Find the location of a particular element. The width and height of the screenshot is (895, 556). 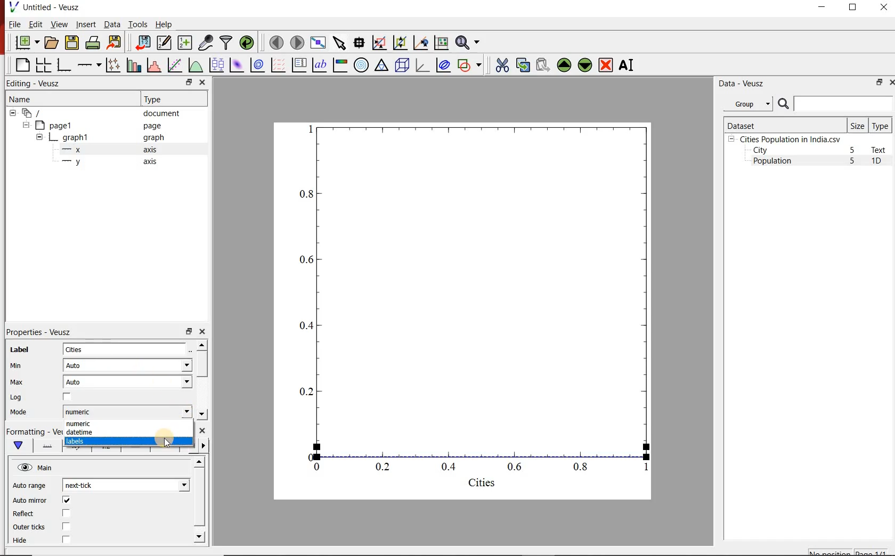

datetime is located at coordinates (111, 431).